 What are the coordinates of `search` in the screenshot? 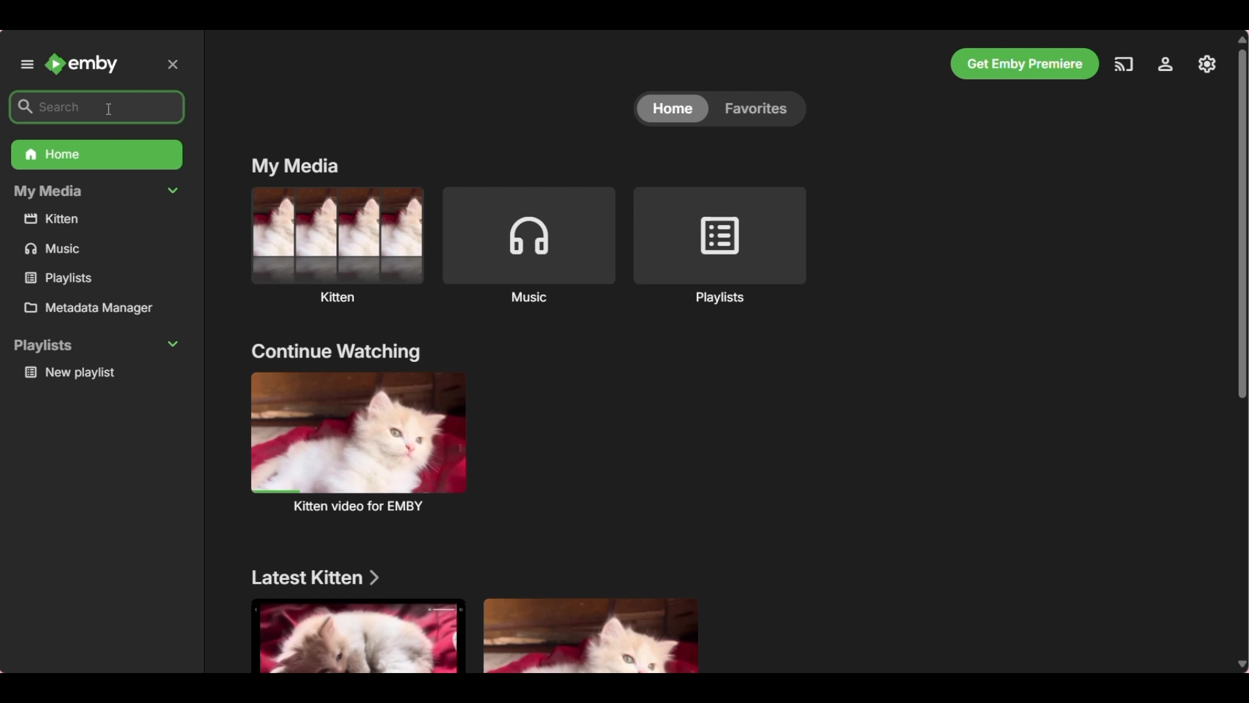 It's located at (98, 105).